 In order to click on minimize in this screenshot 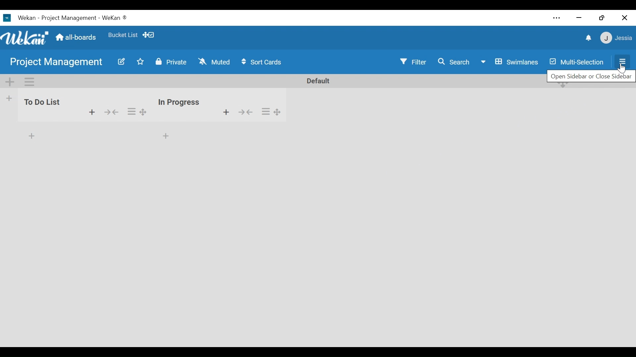, I will do `click(579, 19)`.